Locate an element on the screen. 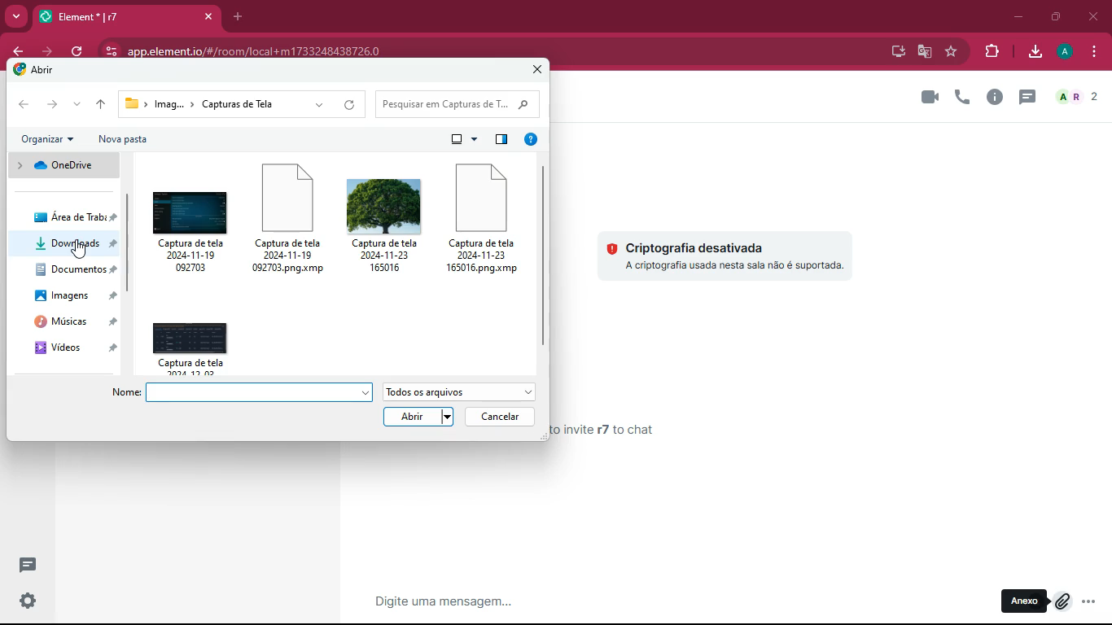 Image resolution: width=1112 pixels, height=625 pixels. minimize is located at coordinates (1013, 16).